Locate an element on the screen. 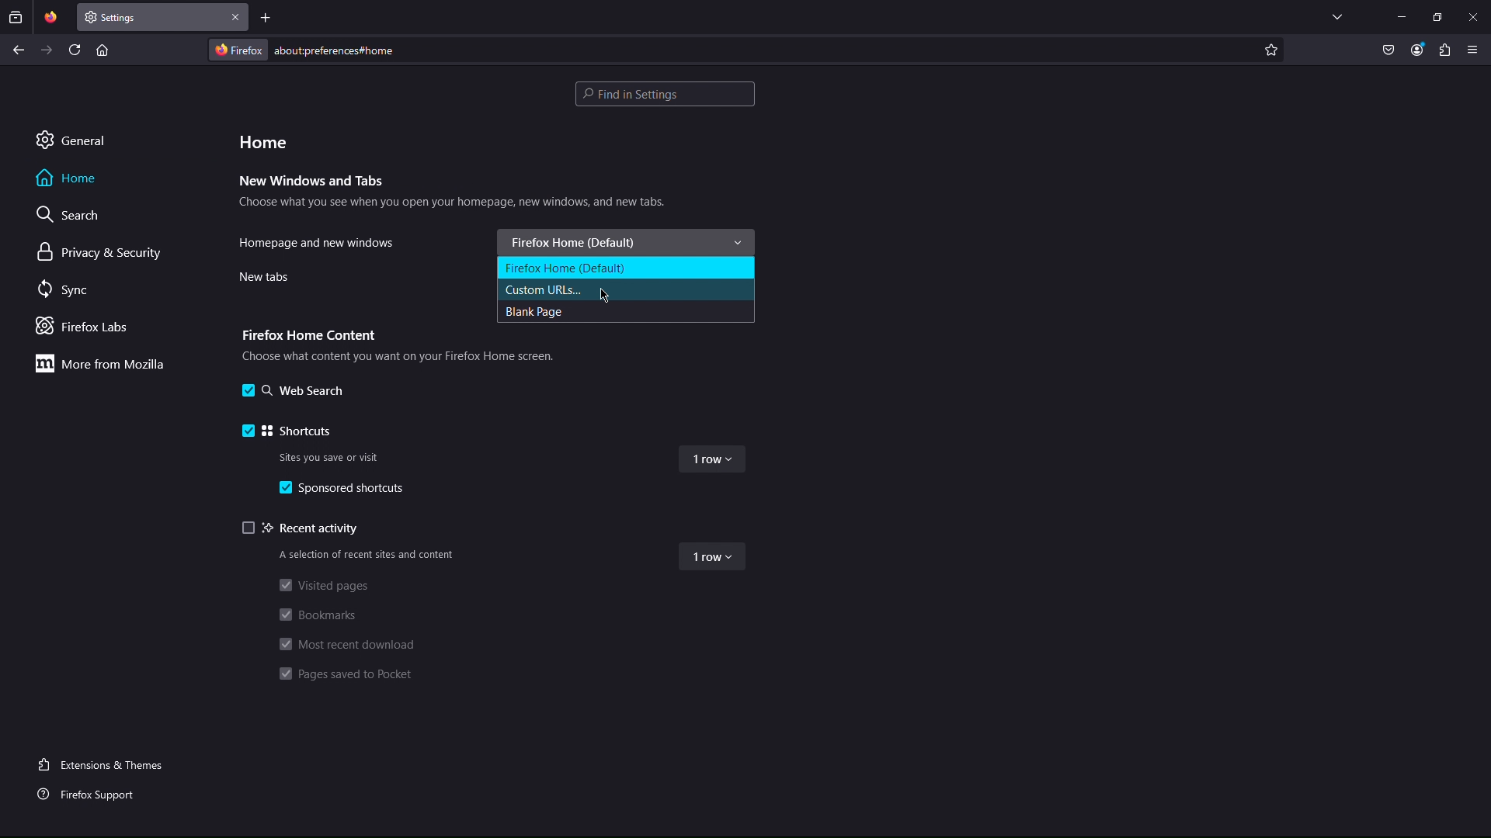 The height and width of the screenshot is (838, 1491). General is located at coordinates (71, 139).